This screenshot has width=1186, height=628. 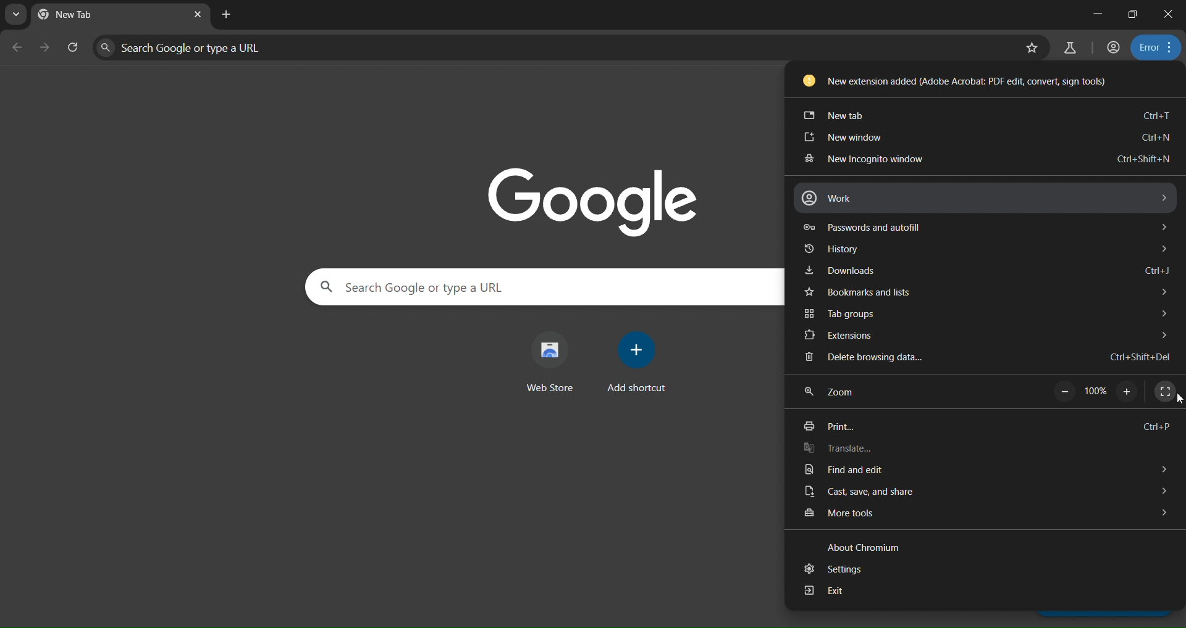 I want to click on search  google or type a URL, so click(x=546, y=286).